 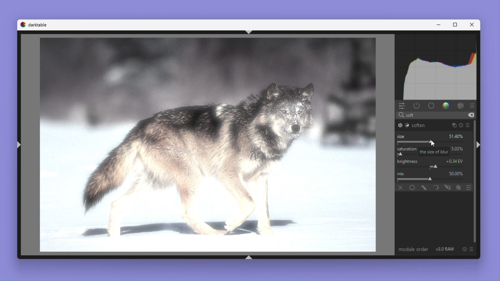 What do you see at coordinates (455, 161) in the screenshot?
I see `Value ` at bounding box center [455, 161].